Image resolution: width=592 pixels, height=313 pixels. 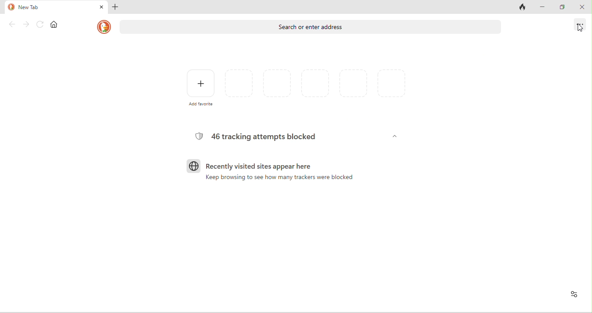 What do you see at coordinates (579, 28) in the screenshot?
I see `cursor` at bounding box center [579, 28].